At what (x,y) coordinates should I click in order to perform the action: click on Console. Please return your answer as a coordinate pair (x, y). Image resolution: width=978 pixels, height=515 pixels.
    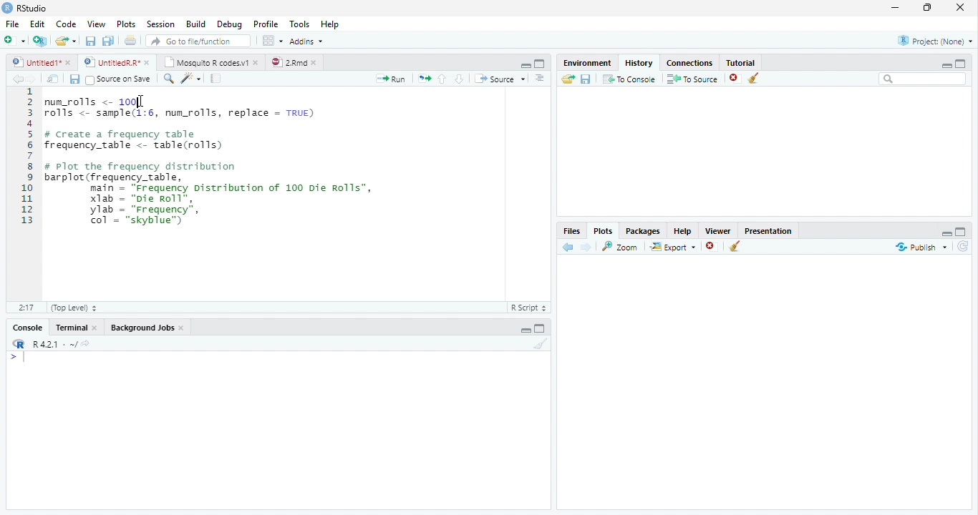
    Looking at the image, I should click on (276, 430).